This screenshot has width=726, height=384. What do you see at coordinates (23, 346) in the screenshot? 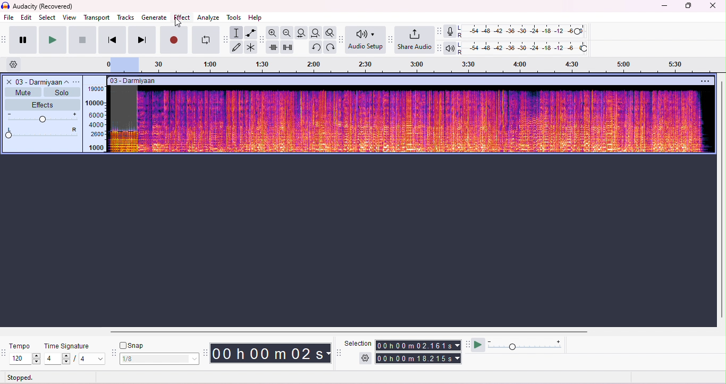
I see `tempo` at bounding box center [23, 346].